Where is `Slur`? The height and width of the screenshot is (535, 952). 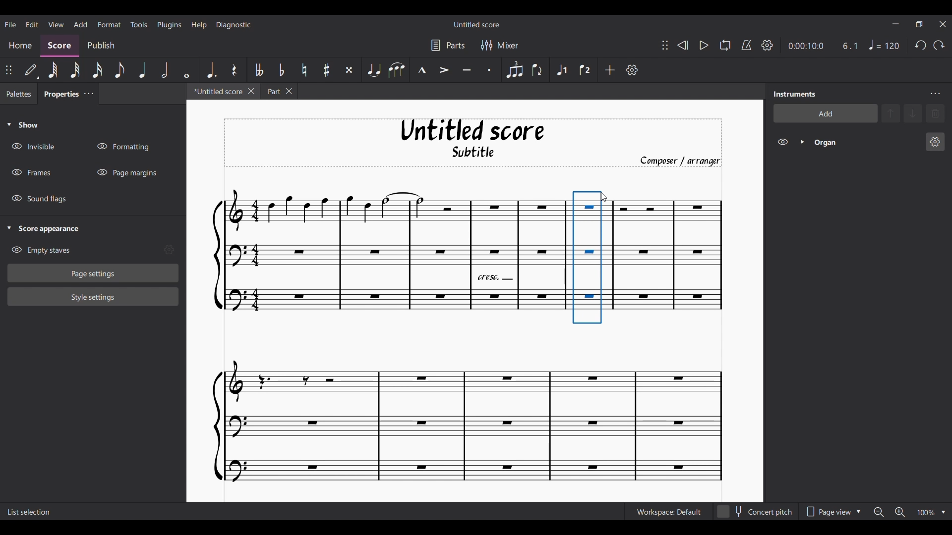 Slur is located at coordinates (396, 70).